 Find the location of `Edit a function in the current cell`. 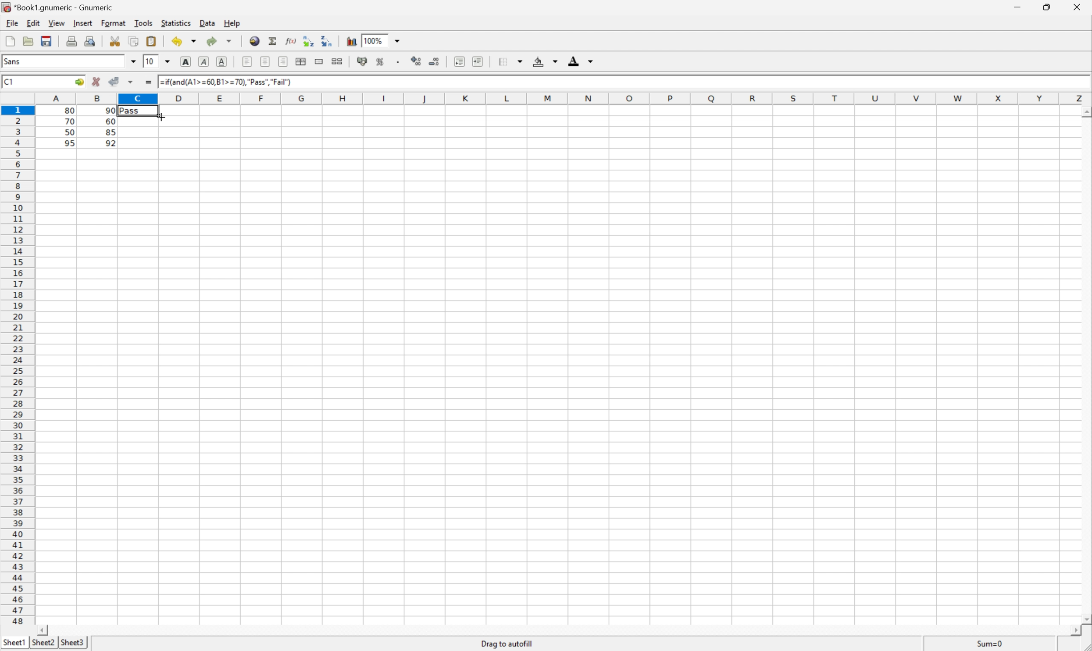

Edit a function in the current cell is located at coordinates (291, 42).